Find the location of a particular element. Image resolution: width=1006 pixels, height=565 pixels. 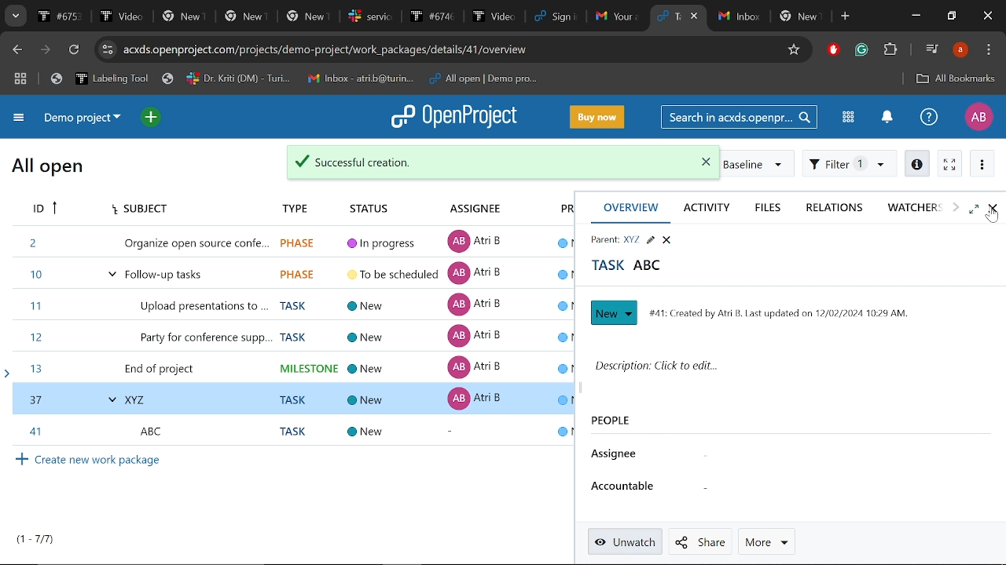

cursor is located at coordinates (990, 221).